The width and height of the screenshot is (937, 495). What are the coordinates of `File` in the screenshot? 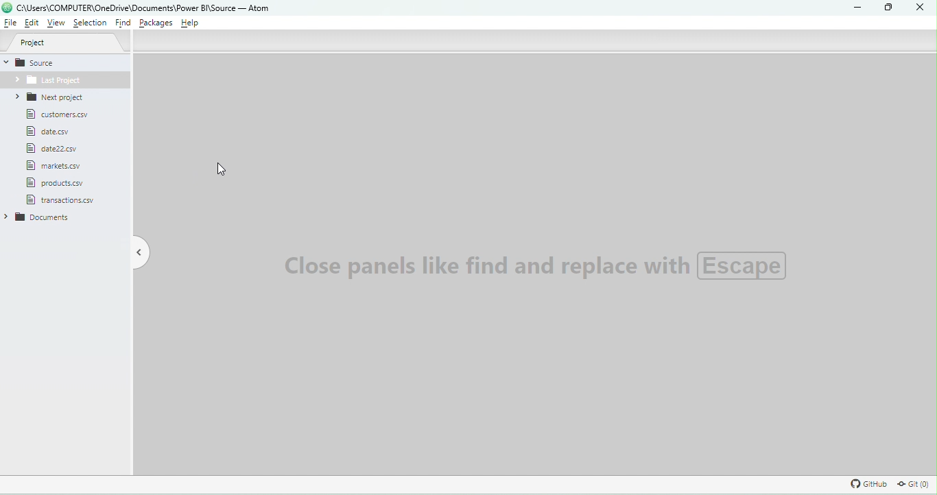 It's located at (60, 132).